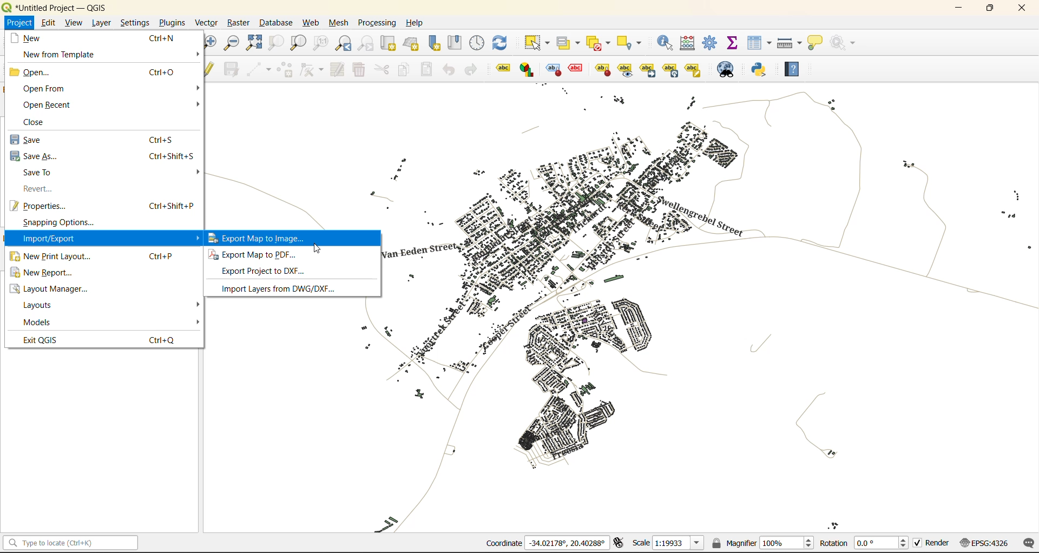  I want to click on show spatial bookmark, so click(457, 44).